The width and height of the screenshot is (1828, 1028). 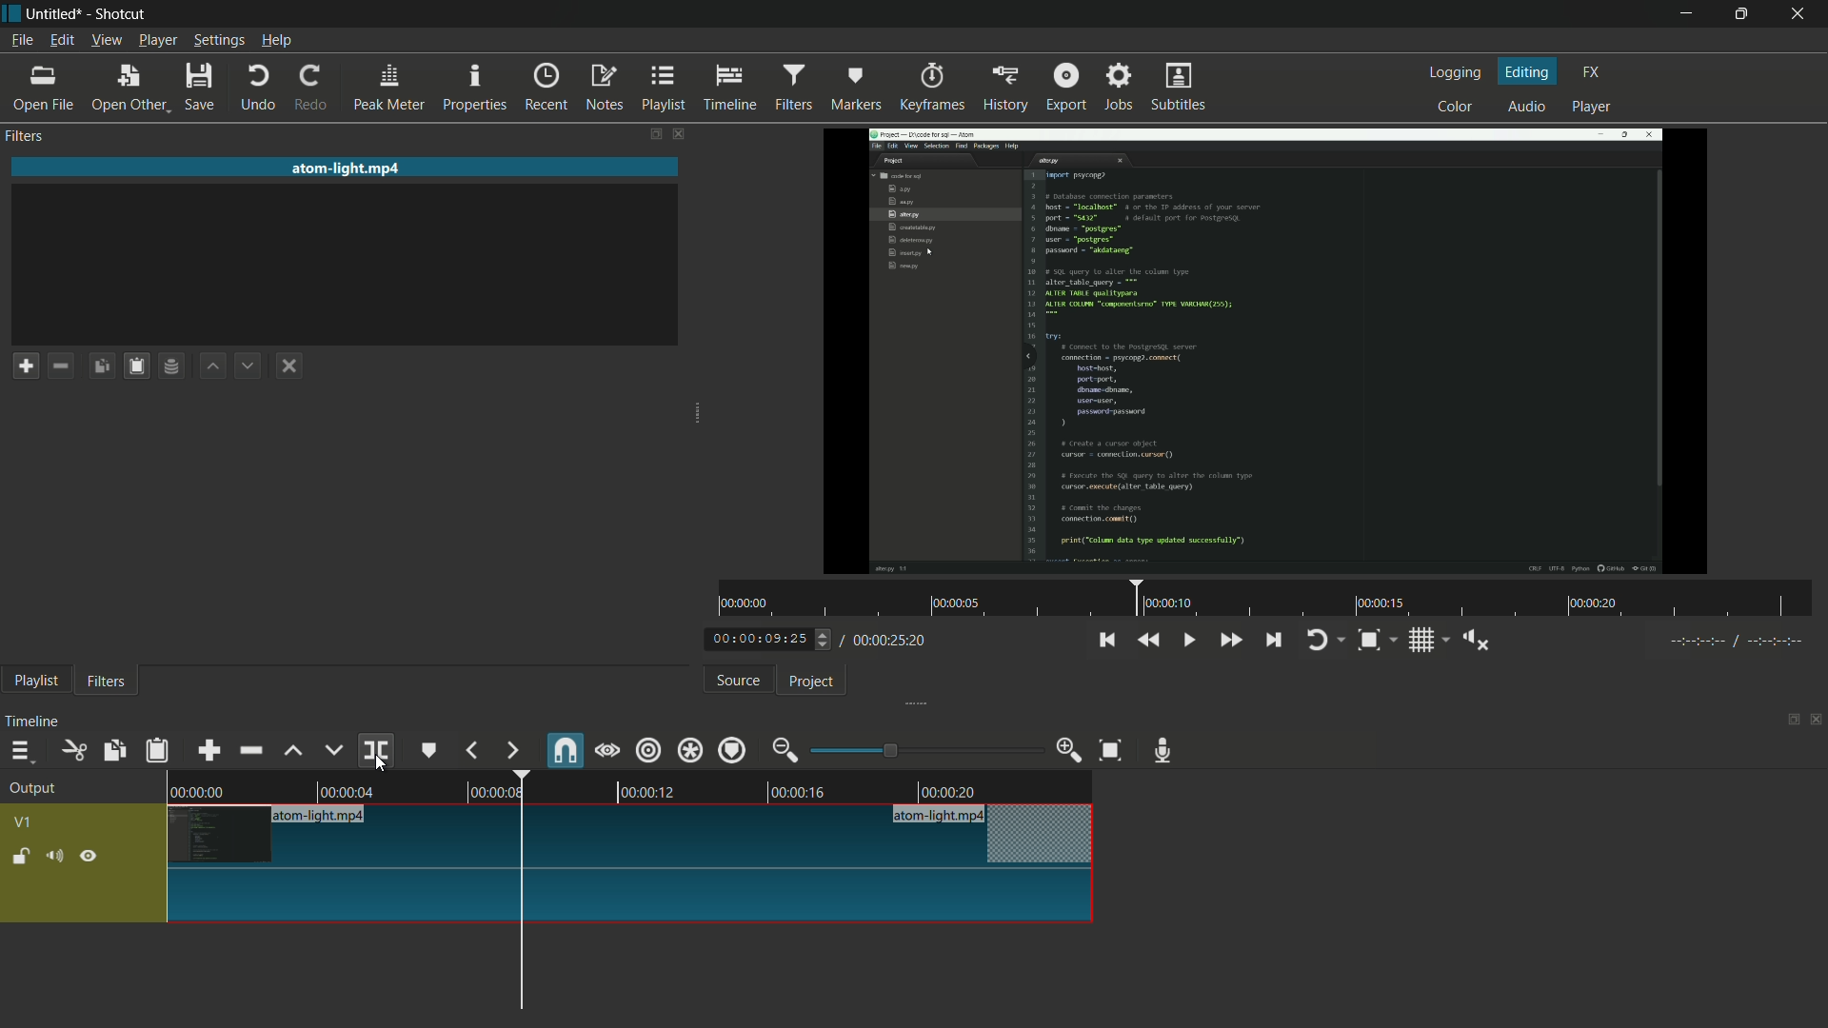 I want to click on deselect the filter, so click(x=293, y=366).